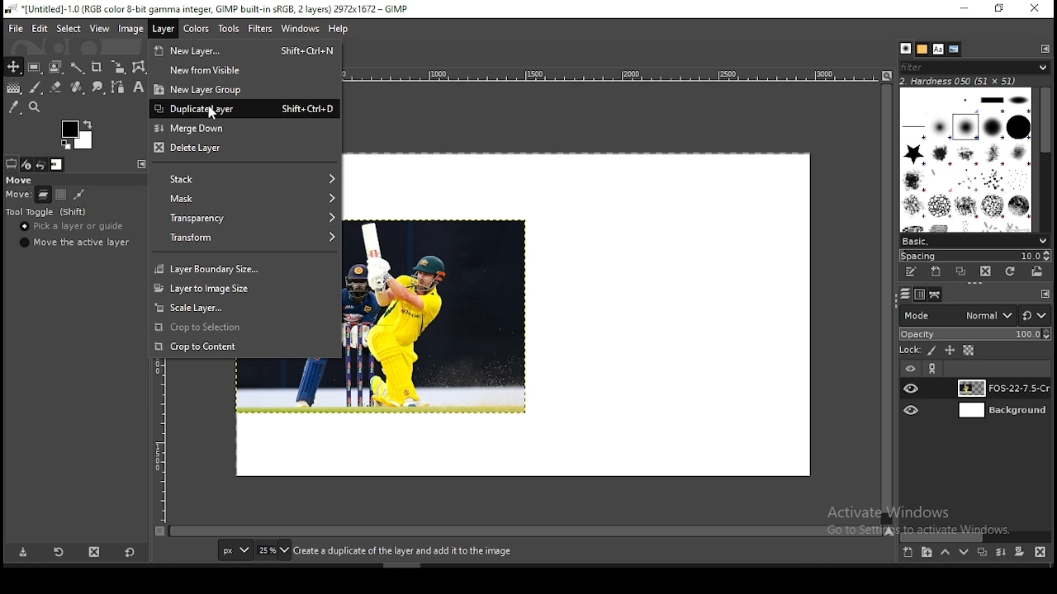 The image size is (1057, 594). I want to click on scale layer, so click(246, 308).